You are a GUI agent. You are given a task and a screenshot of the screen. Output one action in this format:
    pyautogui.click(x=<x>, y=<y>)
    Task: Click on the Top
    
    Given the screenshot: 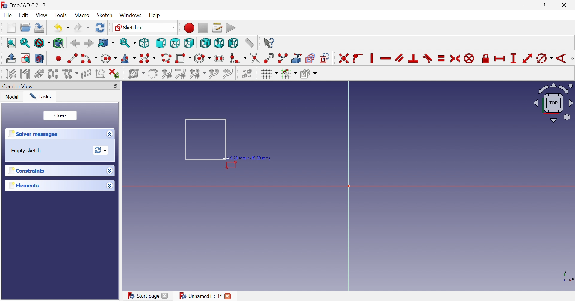 What is the action you would take?
    pyautogui.click(x=175, y=43)
    